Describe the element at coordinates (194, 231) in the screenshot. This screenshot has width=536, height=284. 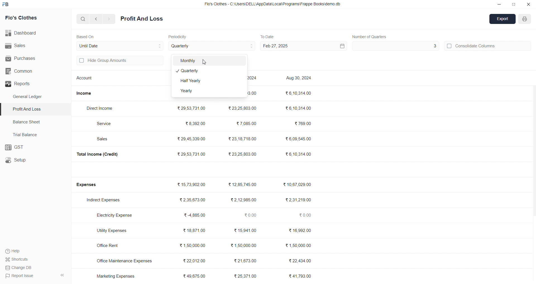
I see `₹18,871.00` at that location.